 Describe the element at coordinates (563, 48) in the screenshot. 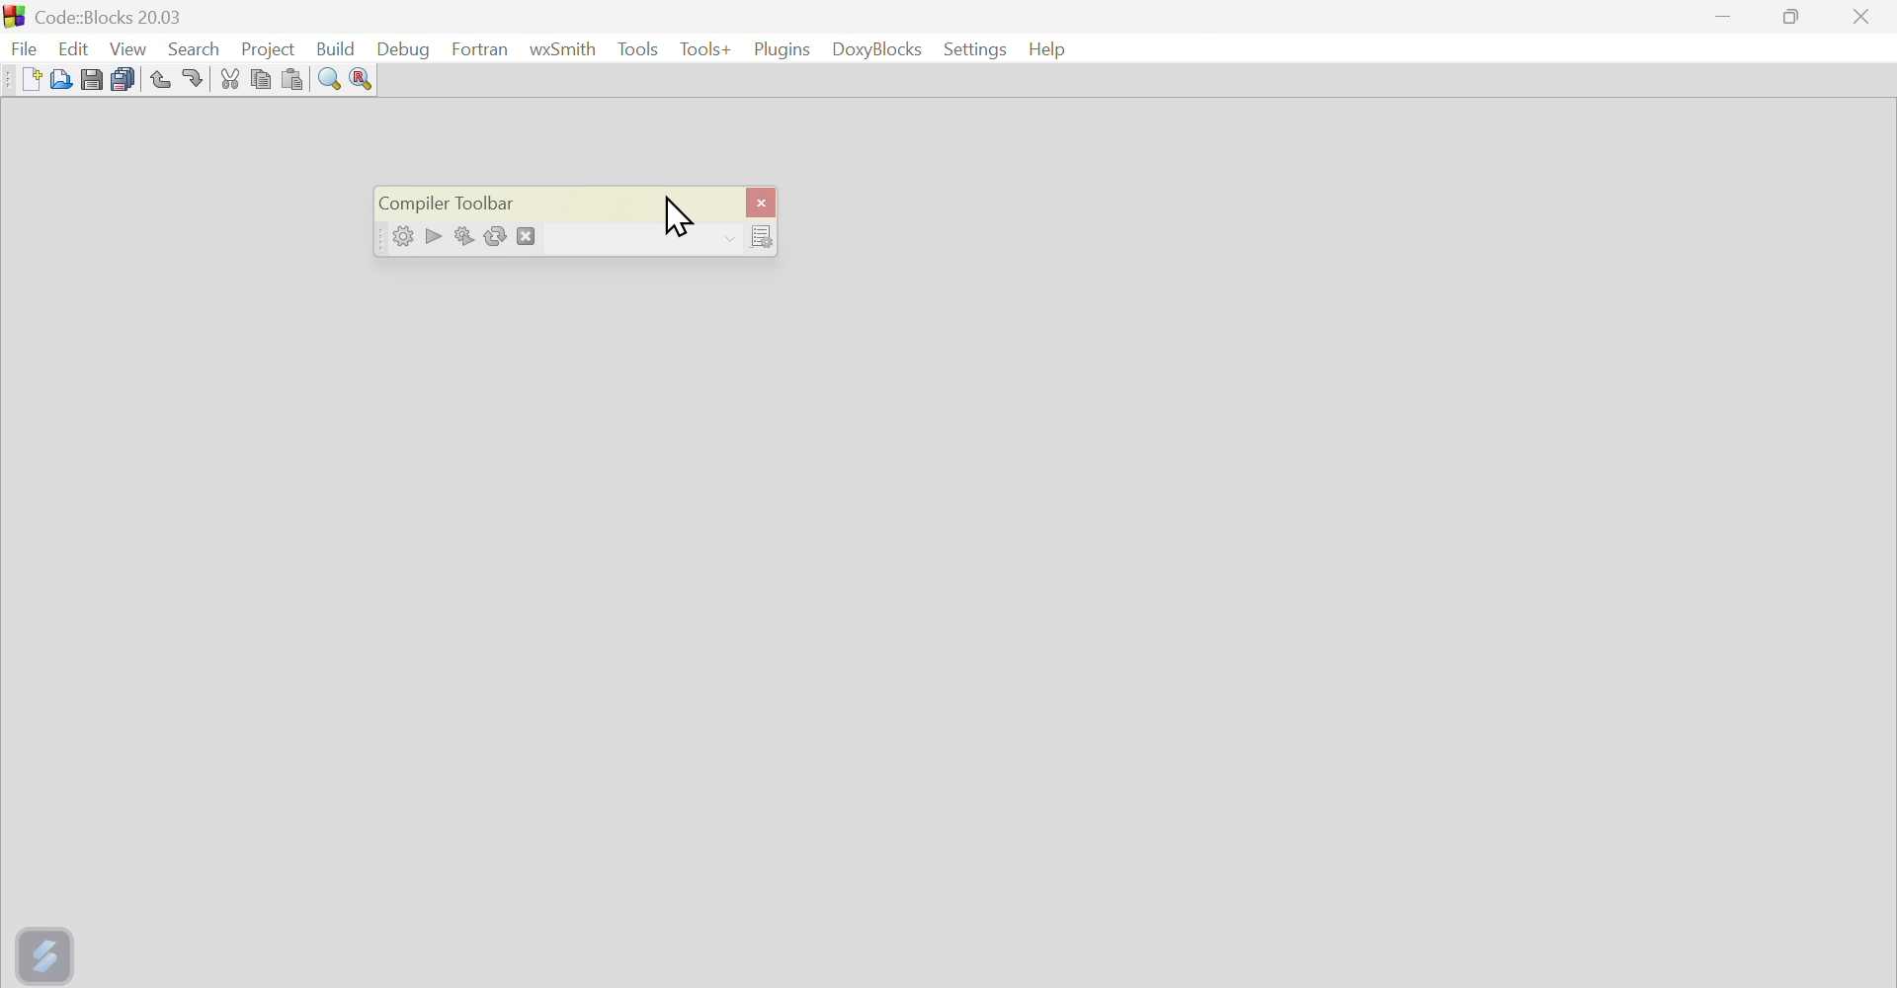

I see `WX Smith` at that location.